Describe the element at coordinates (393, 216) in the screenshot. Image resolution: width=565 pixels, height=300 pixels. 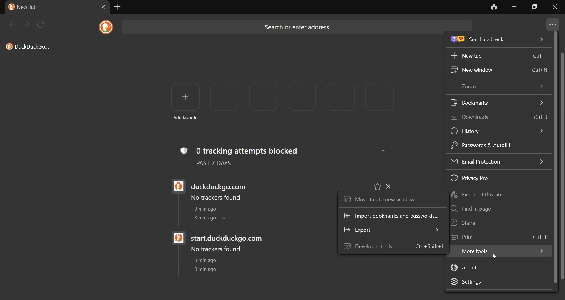
I see `Import bookmarks and passwords` at that location.